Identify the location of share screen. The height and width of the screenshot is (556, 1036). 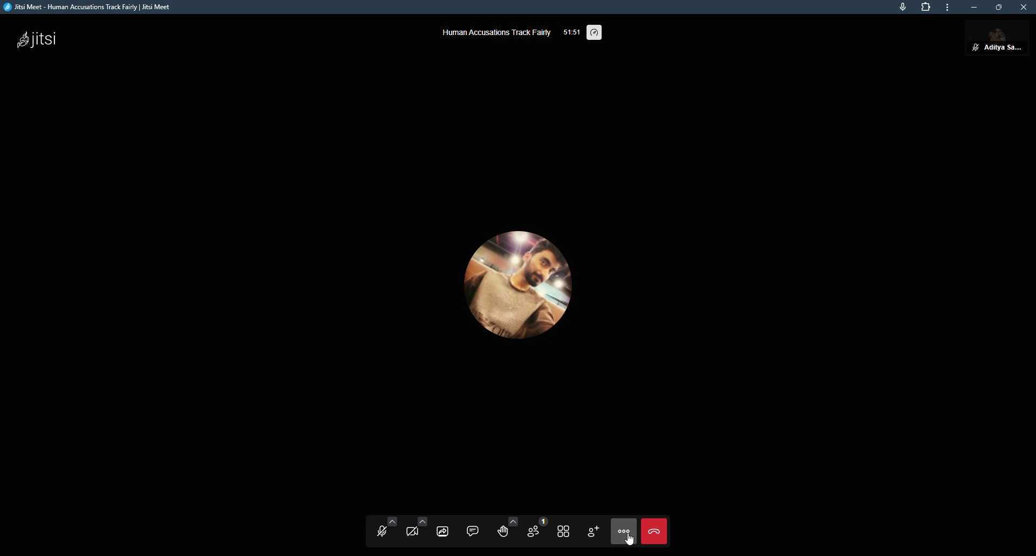
(441, 531).